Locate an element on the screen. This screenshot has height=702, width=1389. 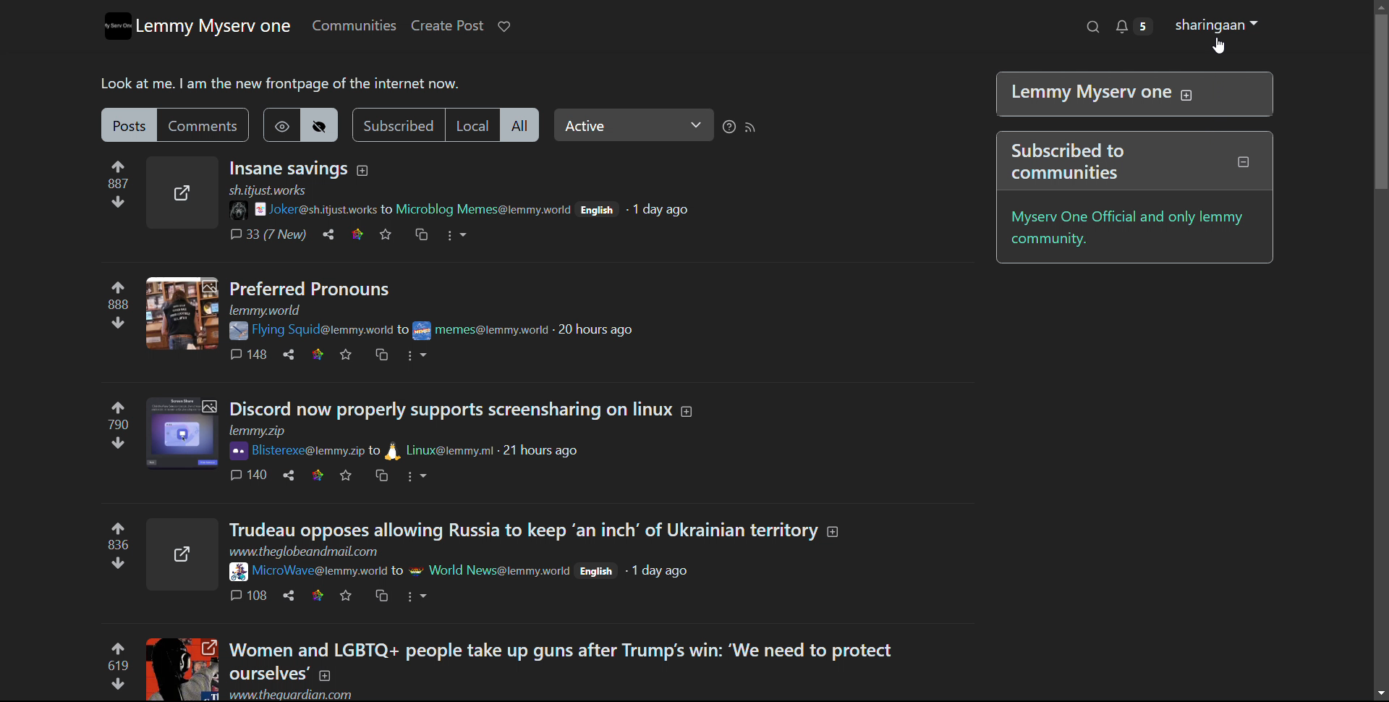
vertical scrollbar is located at coordinates (1380, 102).